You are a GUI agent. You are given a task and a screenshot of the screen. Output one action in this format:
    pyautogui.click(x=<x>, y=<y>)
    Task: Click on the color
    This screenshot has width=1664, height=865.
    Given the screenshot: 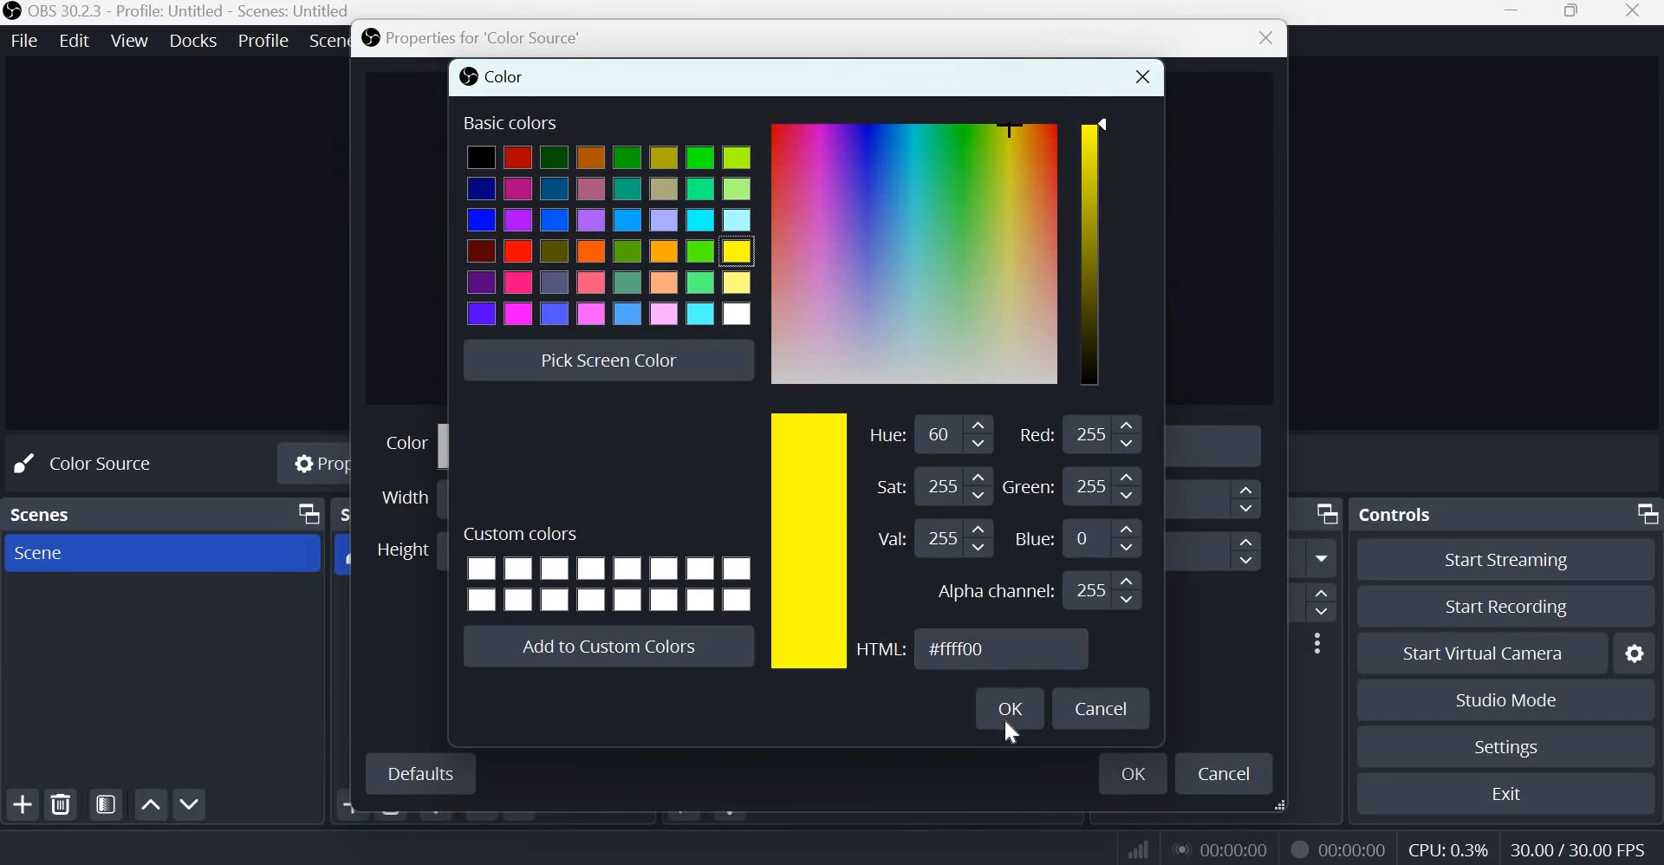 What is the action you would take?
    pyautogui.click(x=496, y=77)
    